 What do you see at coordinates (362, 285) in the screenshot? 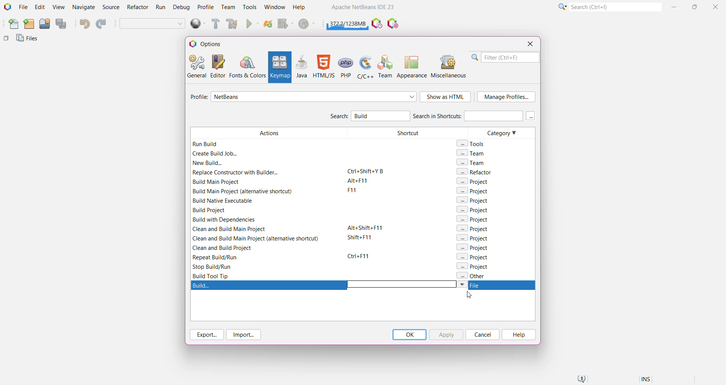
I see `Build Action highlighted` at bounding box center [362, 285].